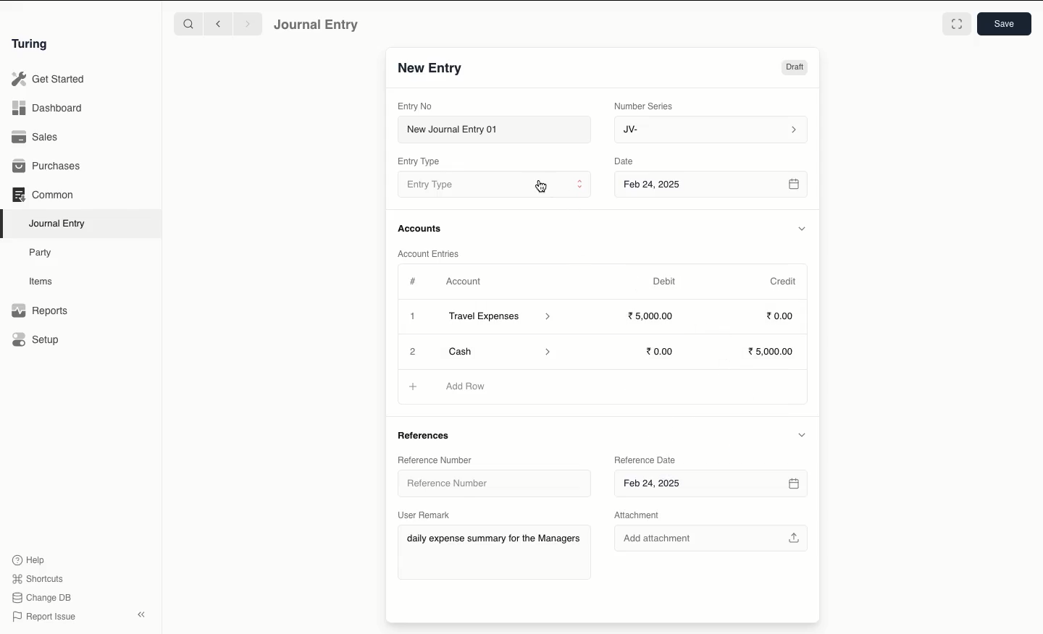  What do you see at coordinates (774, 352) in the screenshot?
I see `5,000.00` at bounding box center [774, 352].